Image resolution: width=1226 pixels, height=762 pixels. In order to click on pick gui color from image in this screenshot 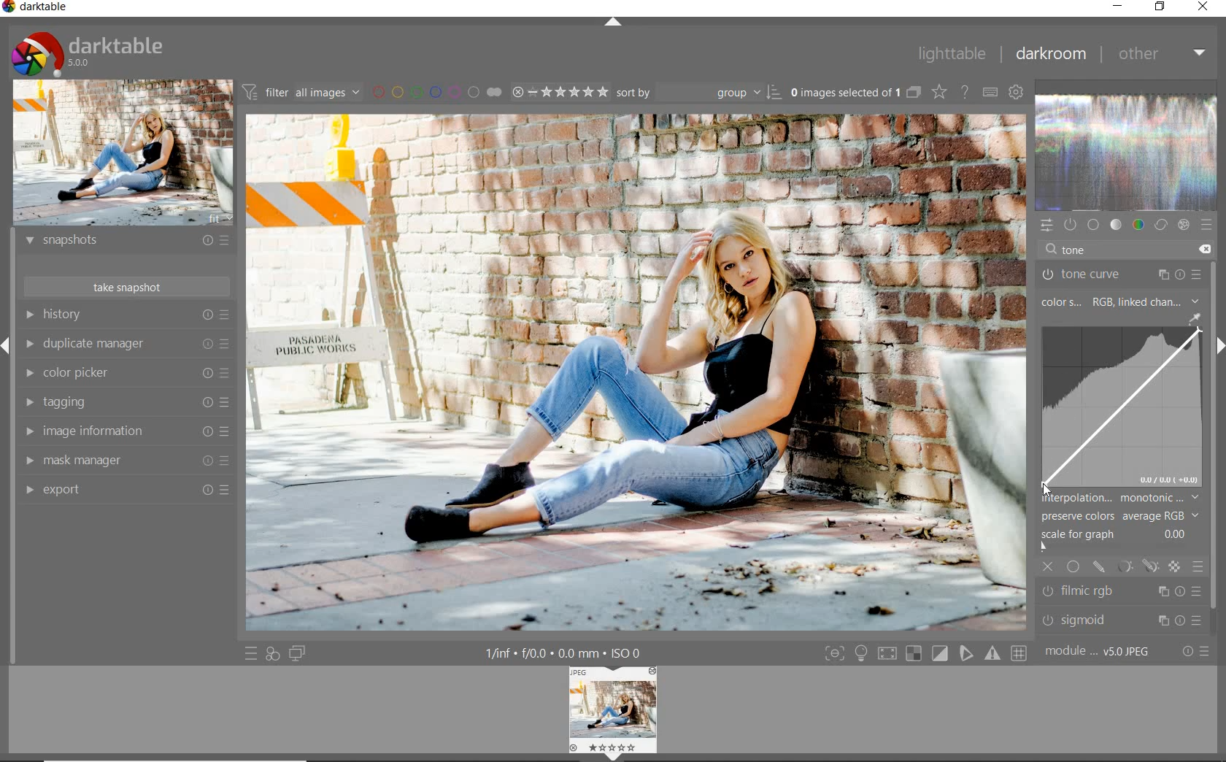, I will do `click(1194, 317)`.